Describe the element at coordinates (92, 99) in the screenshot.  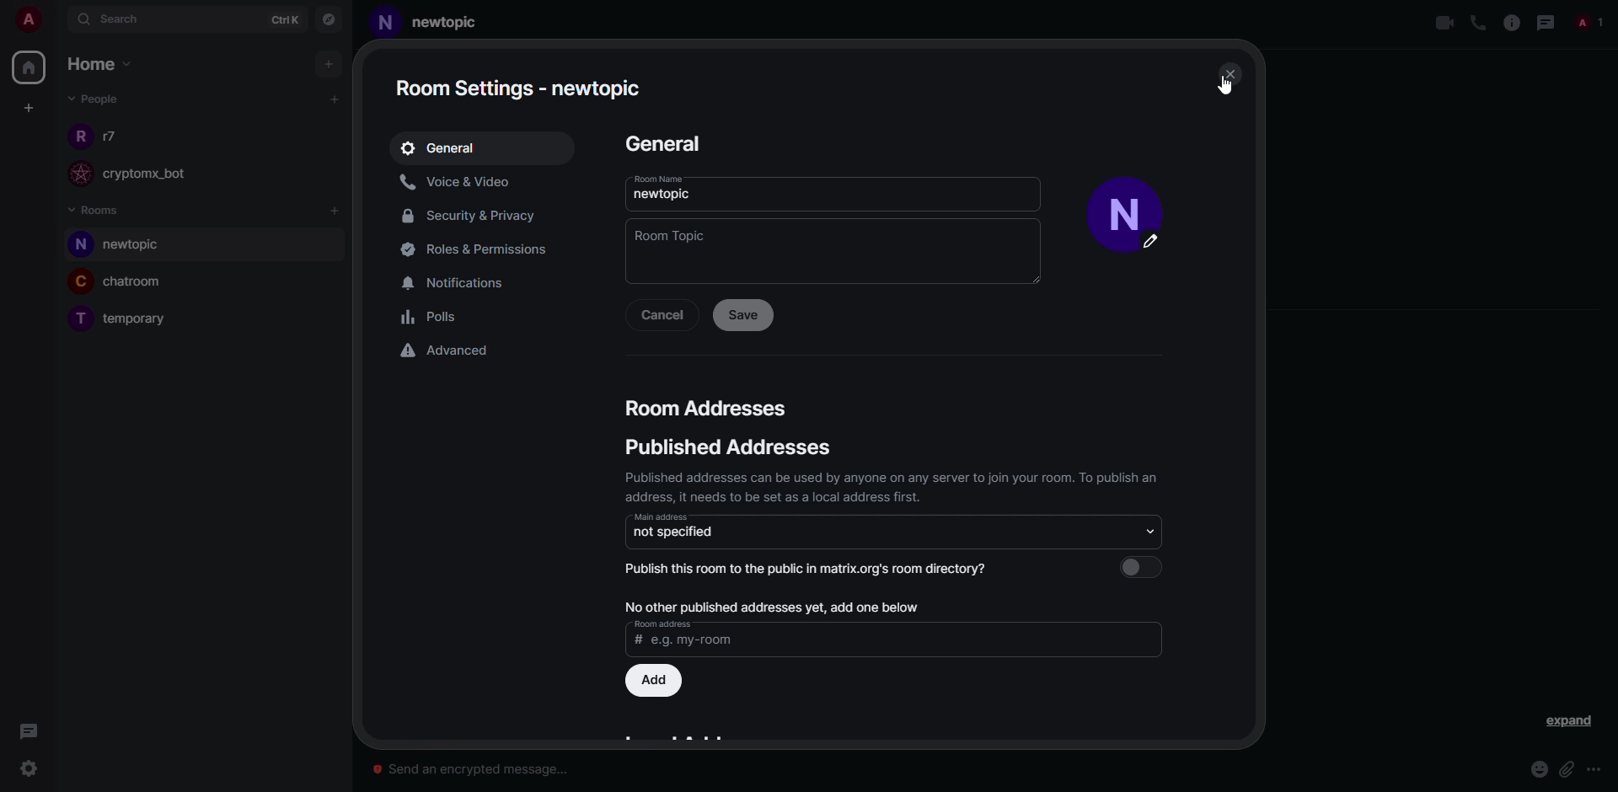
I see `people` at that location.